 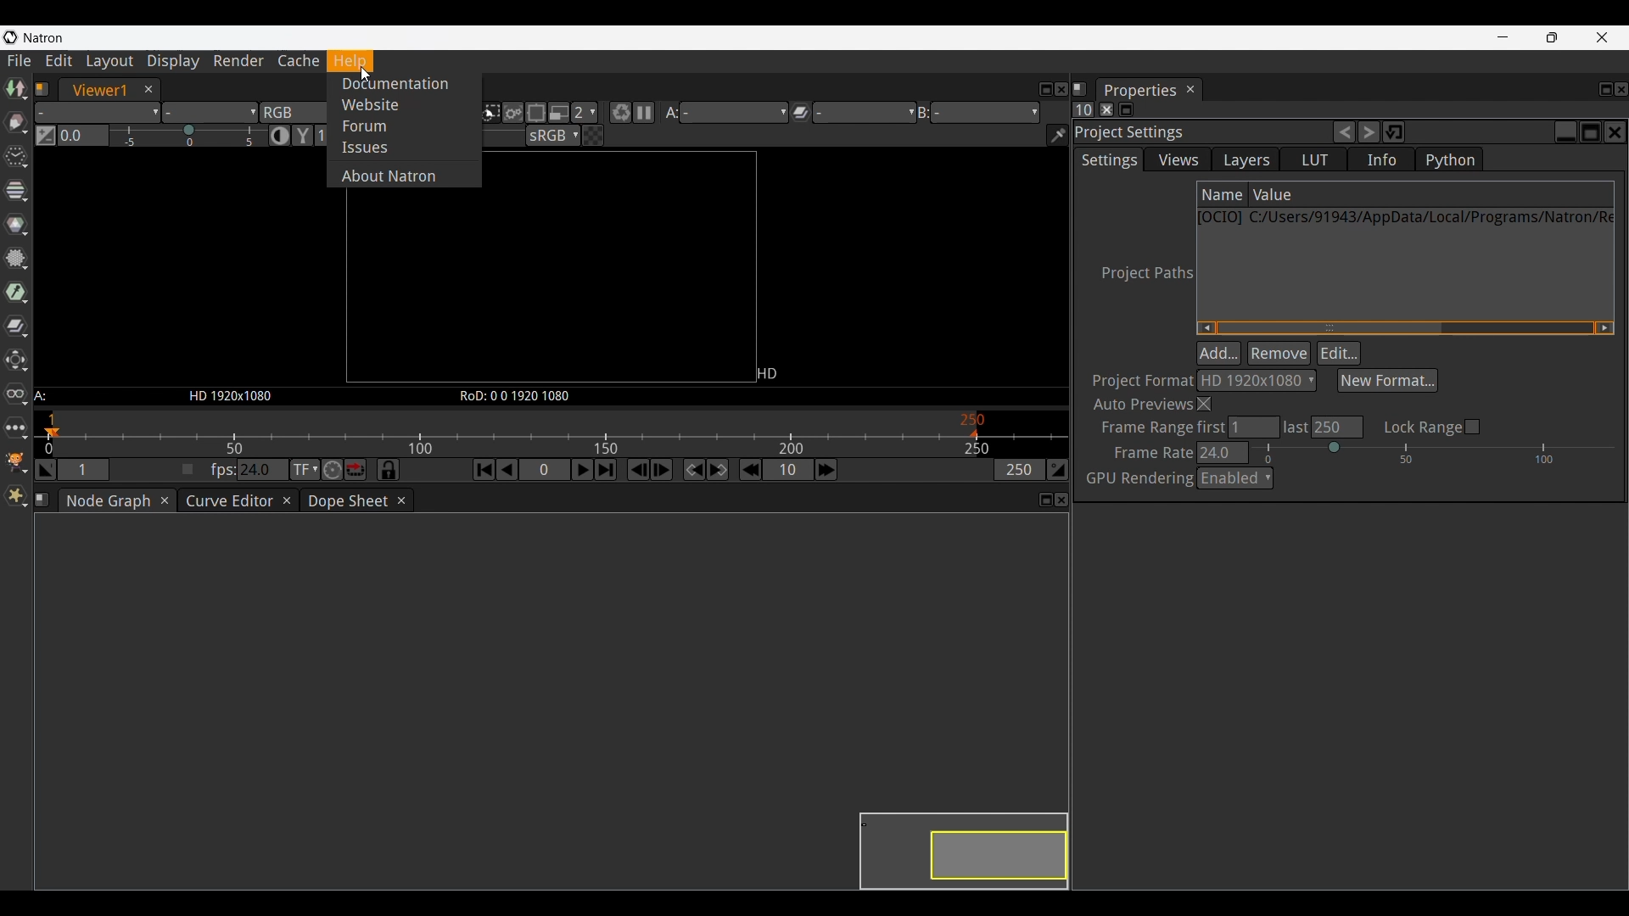 I want to click on Preview, so click(x=568, y=285).